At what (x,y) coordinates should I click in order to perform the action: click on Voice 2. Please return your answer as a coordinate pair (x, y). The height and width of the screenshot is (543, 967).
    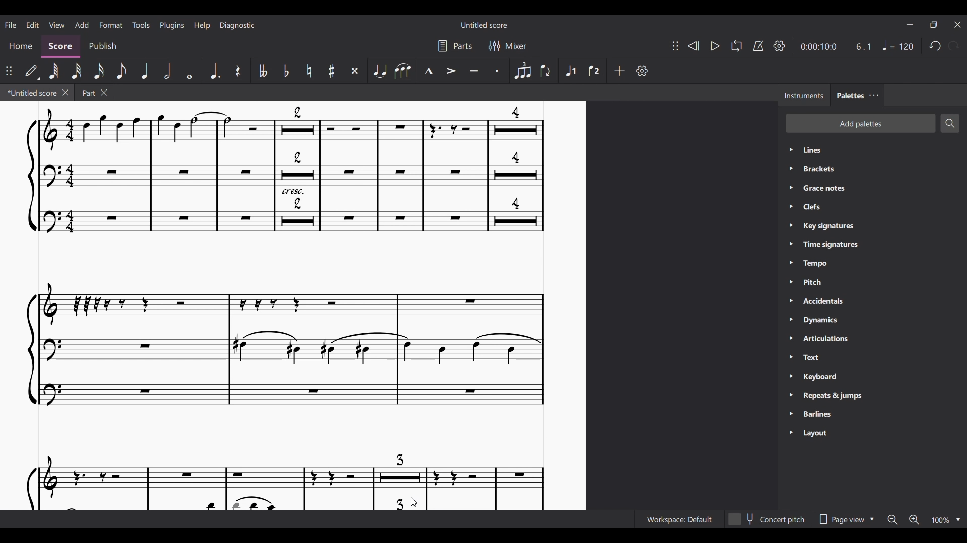
    Looking at the image, I should click on (595, 70).